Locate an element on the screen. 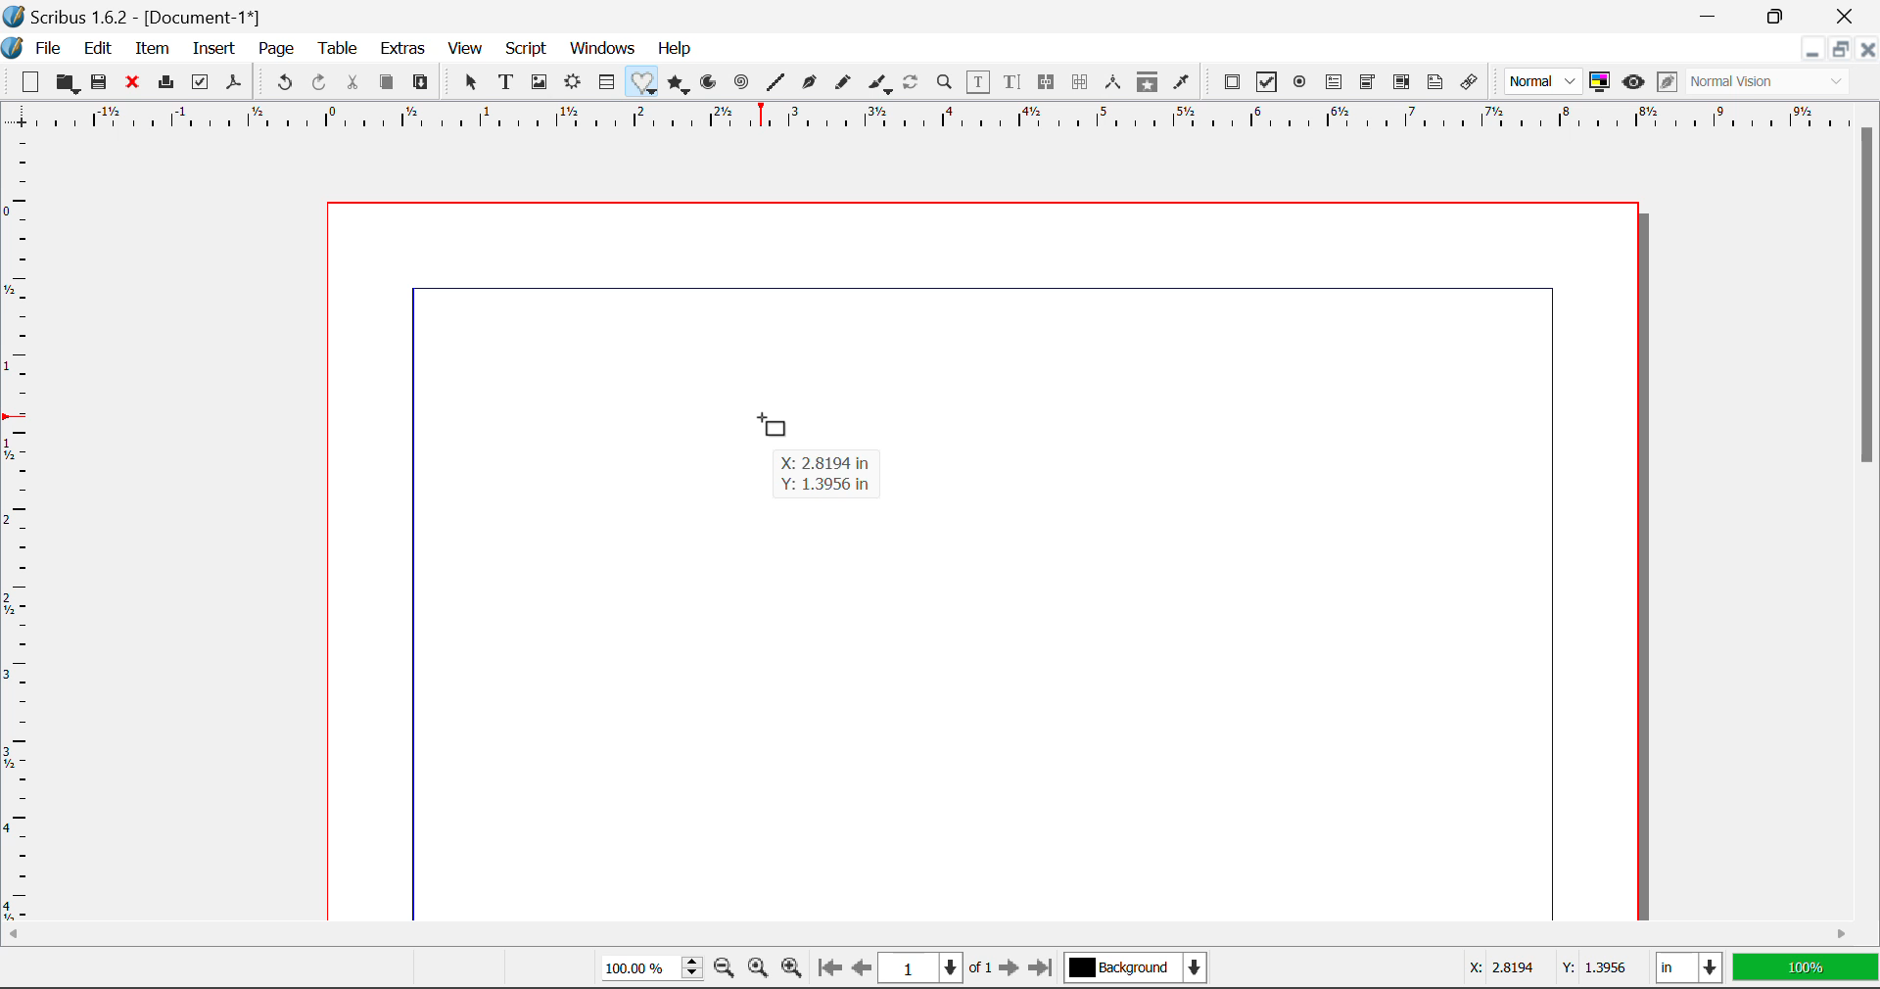 Image resolution: width=1880 pixels, height=989 pixels. View is located at coordinates (466, 51).